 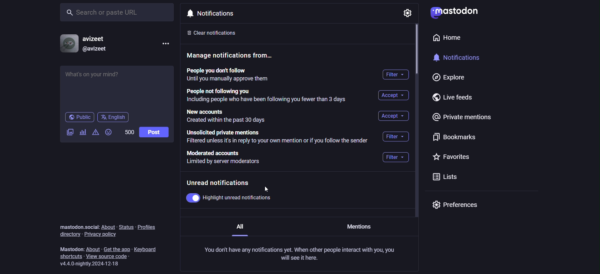 I want to click on Unread notifications, so click(x=219, y=182).